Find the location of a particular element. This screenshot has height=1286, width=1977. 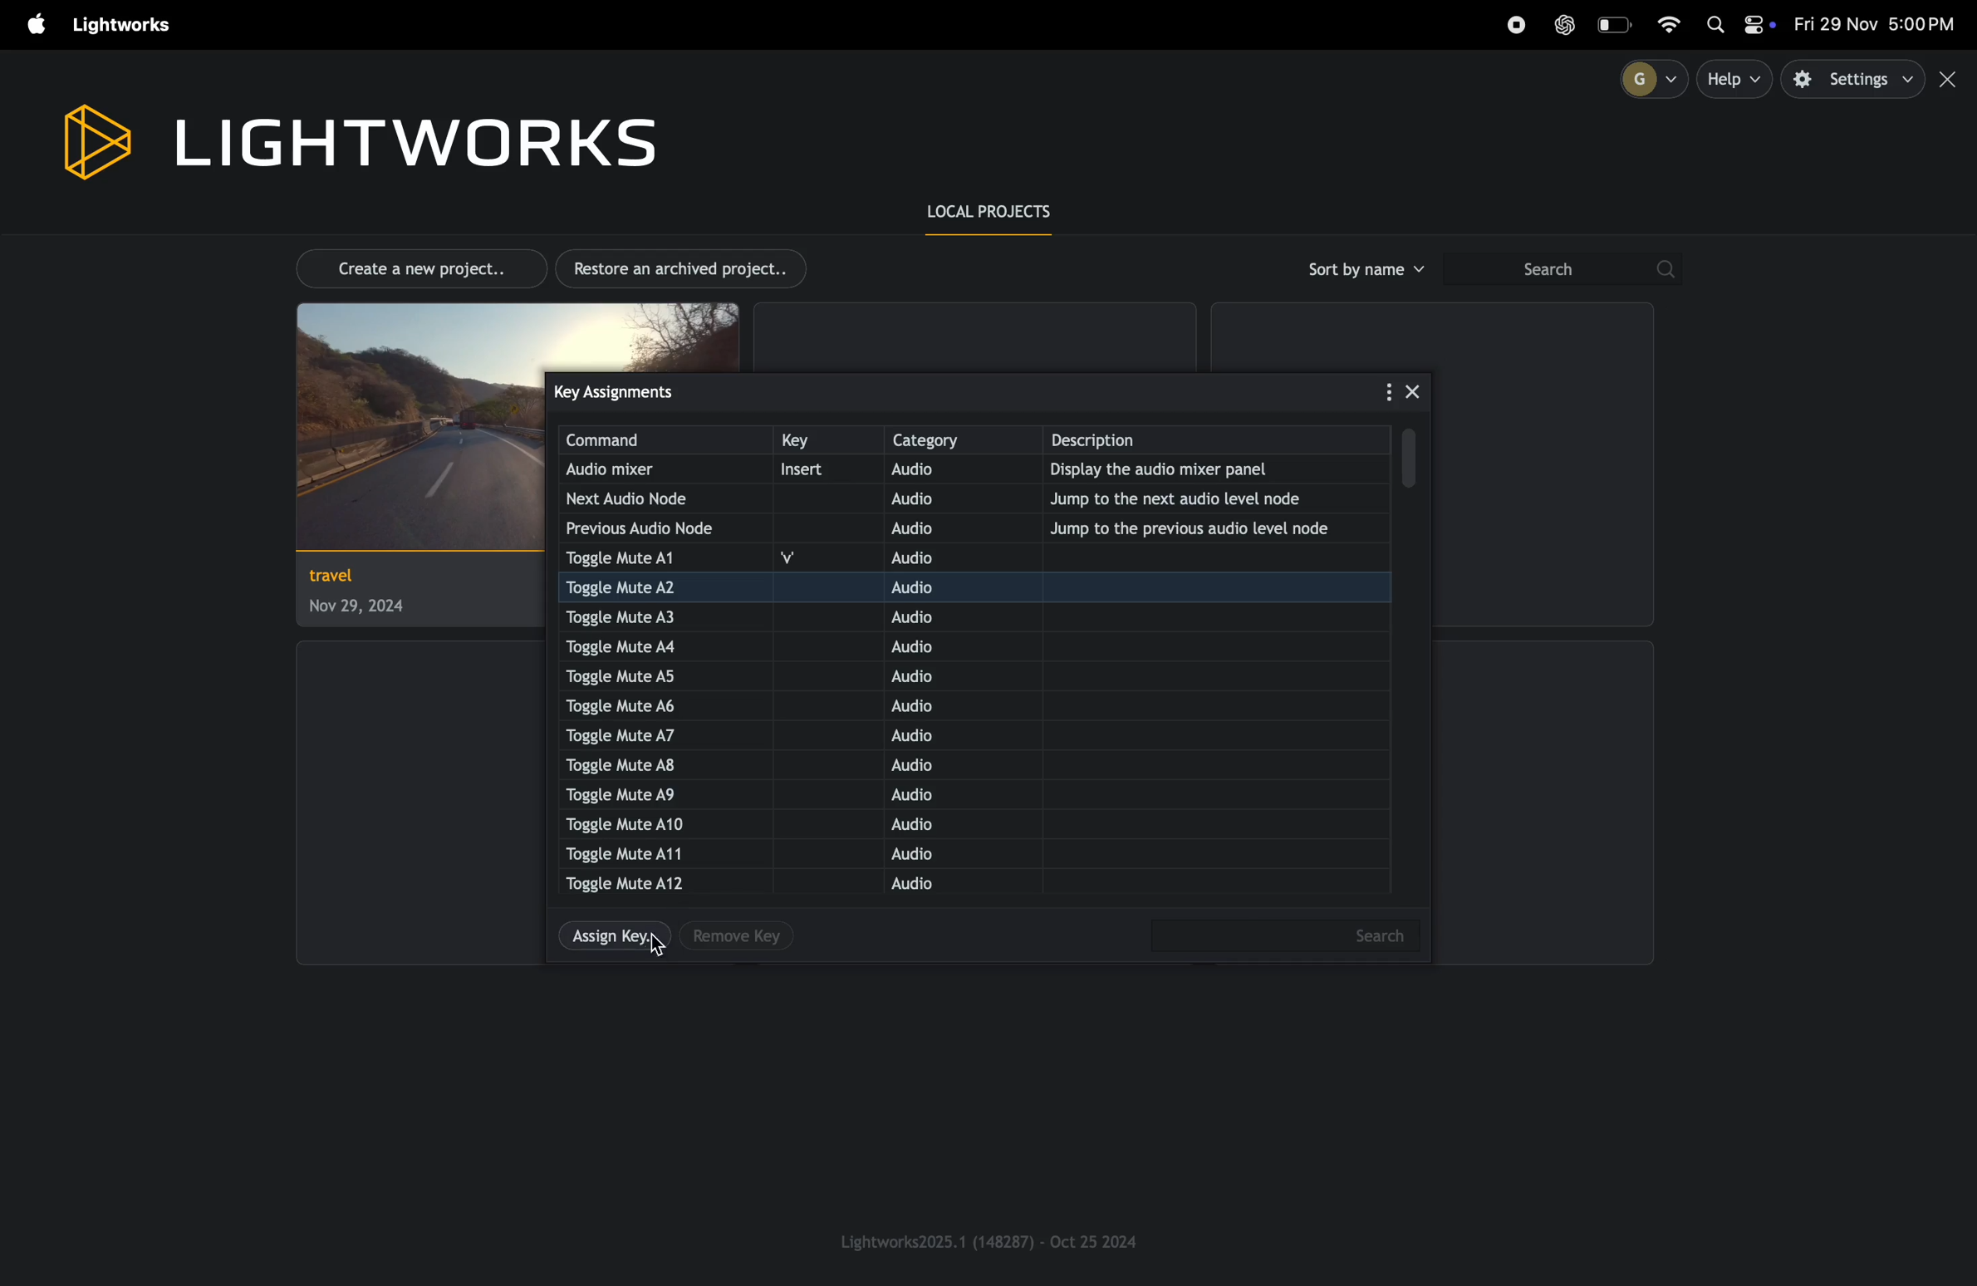

light works version is located at coordinates (991, 1240).